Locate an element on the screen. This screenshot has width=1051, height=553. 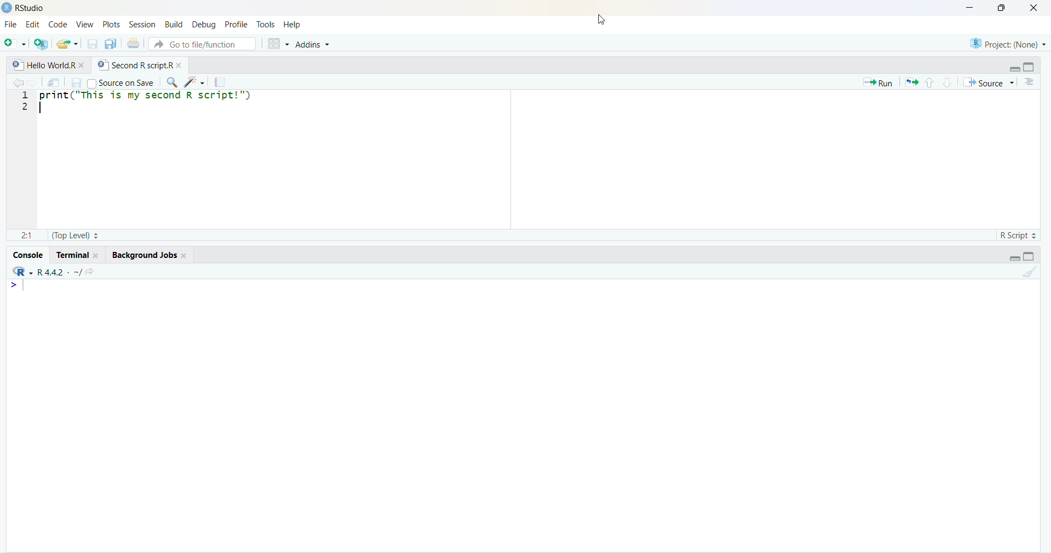
R 4.4.2 ~. is located at coordinates (59, 272).